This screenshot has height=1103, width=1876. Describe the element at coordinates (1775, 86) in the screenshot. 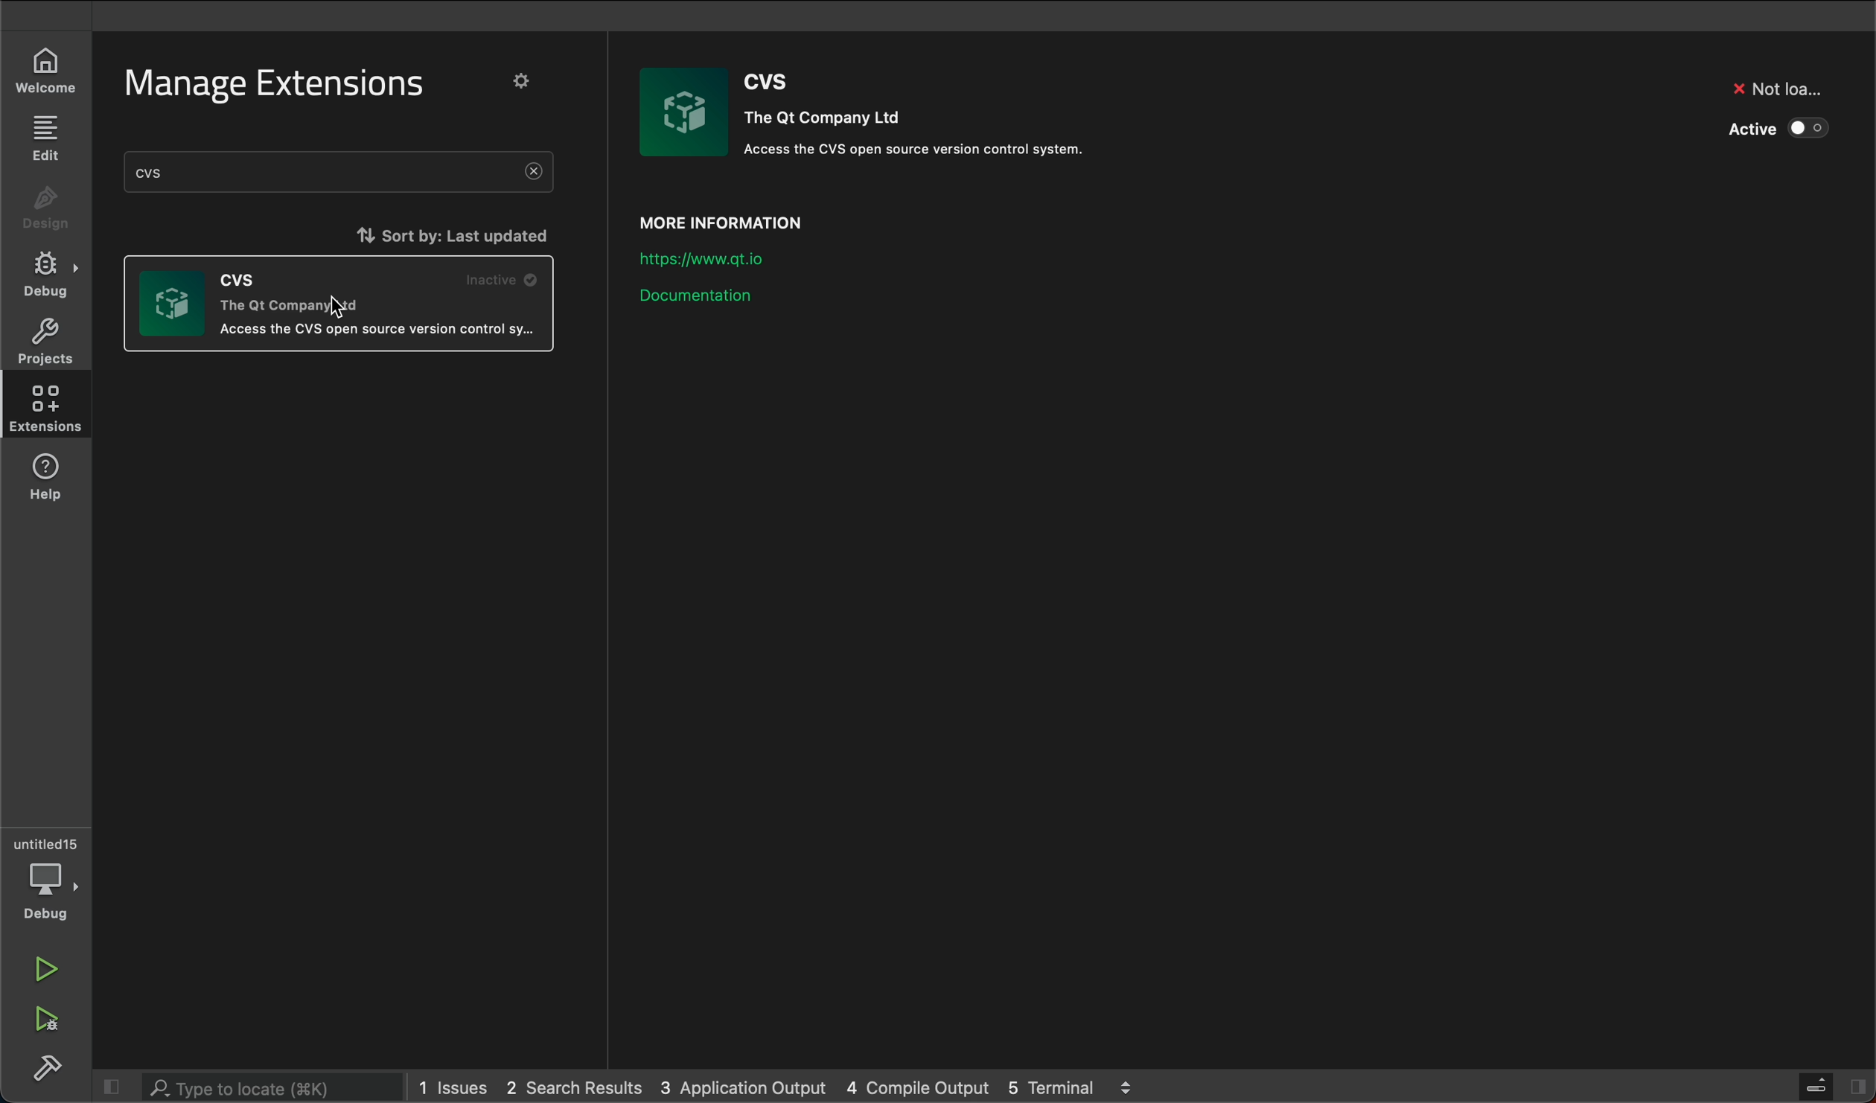

I see `net ` at that location.